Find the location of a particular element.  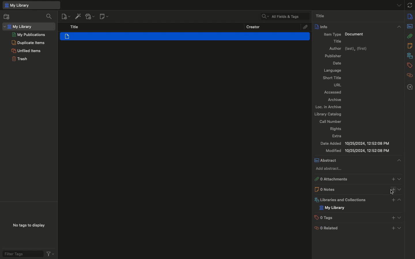

New note is located at coordinates (105, 16).